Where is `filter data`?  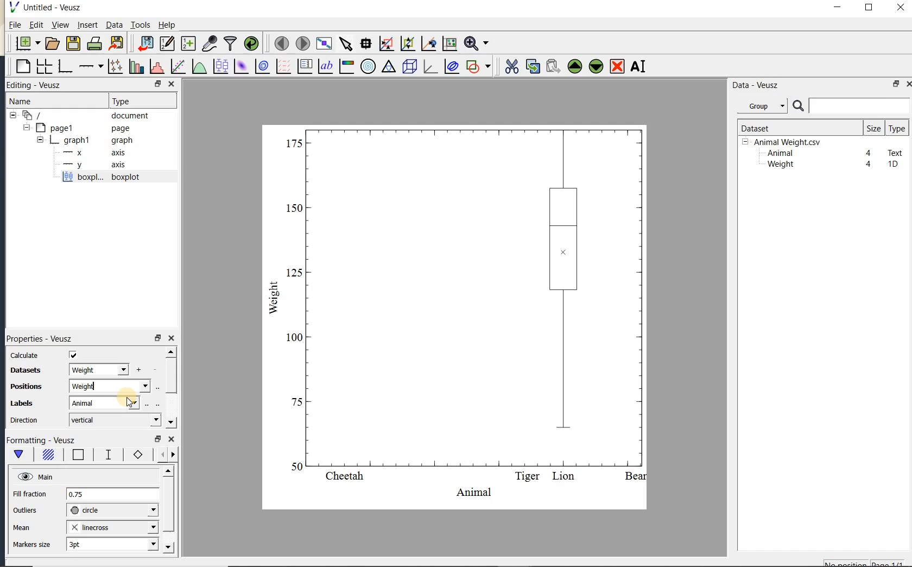 filter data is located at coordinates (231, 42).